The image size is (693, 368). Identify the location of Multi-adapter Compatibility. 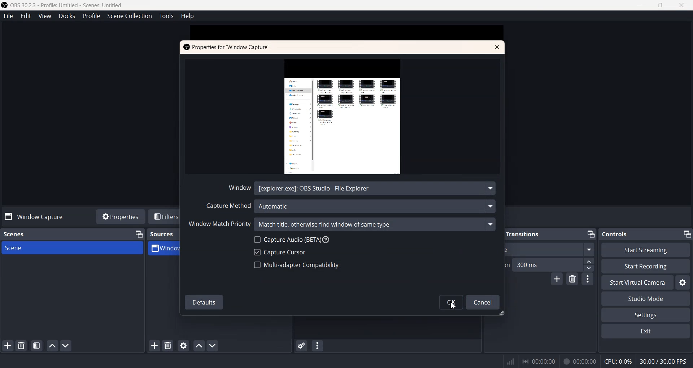
(298, 264).